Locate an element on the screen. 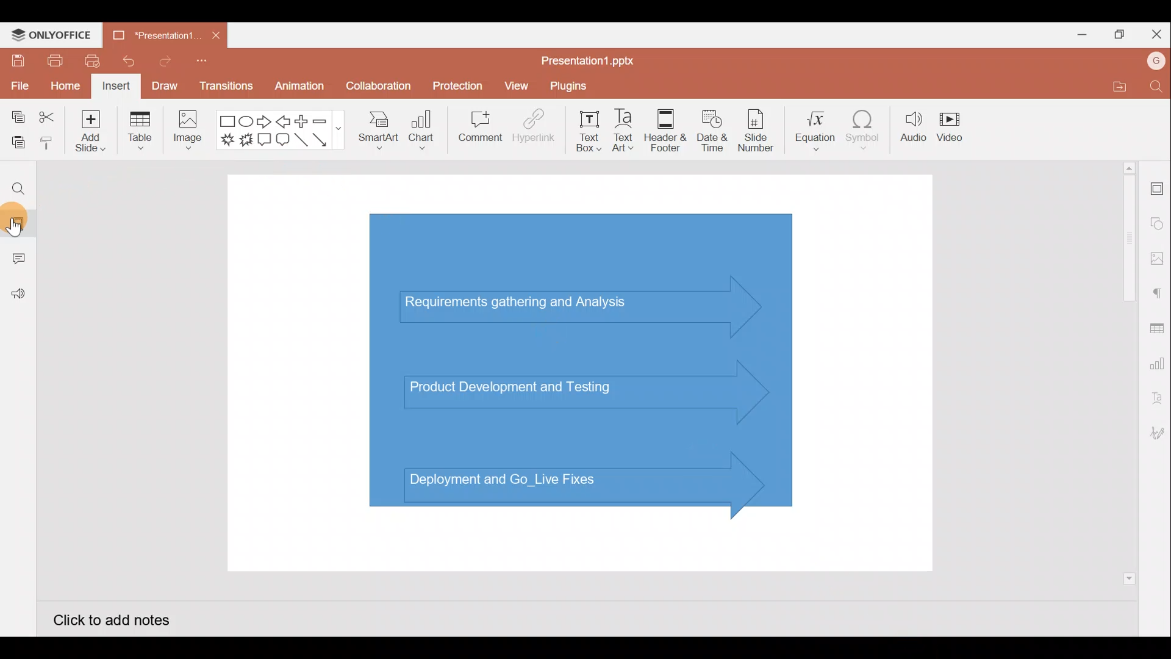 This screenshot has width=1171, height=659. Rounded Rectangular callout is located at coordinates (282, 142).